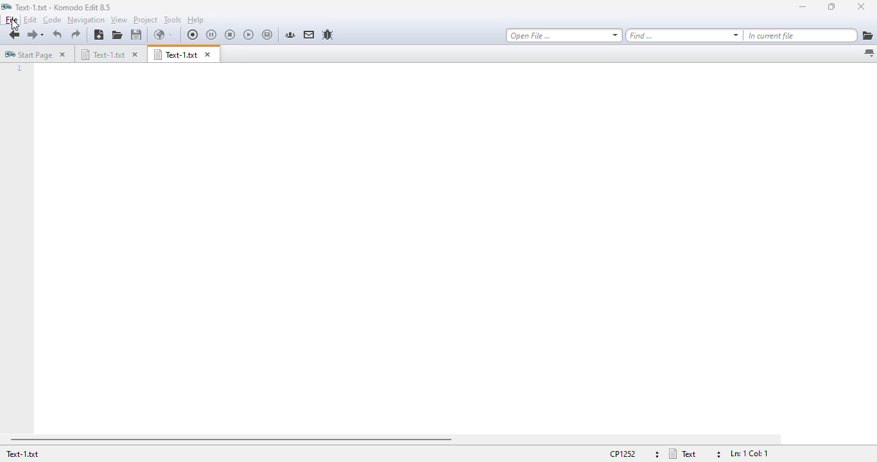 The width and height of the screenshot is (877, 462). I want to click on in current file, so click(801, 35).